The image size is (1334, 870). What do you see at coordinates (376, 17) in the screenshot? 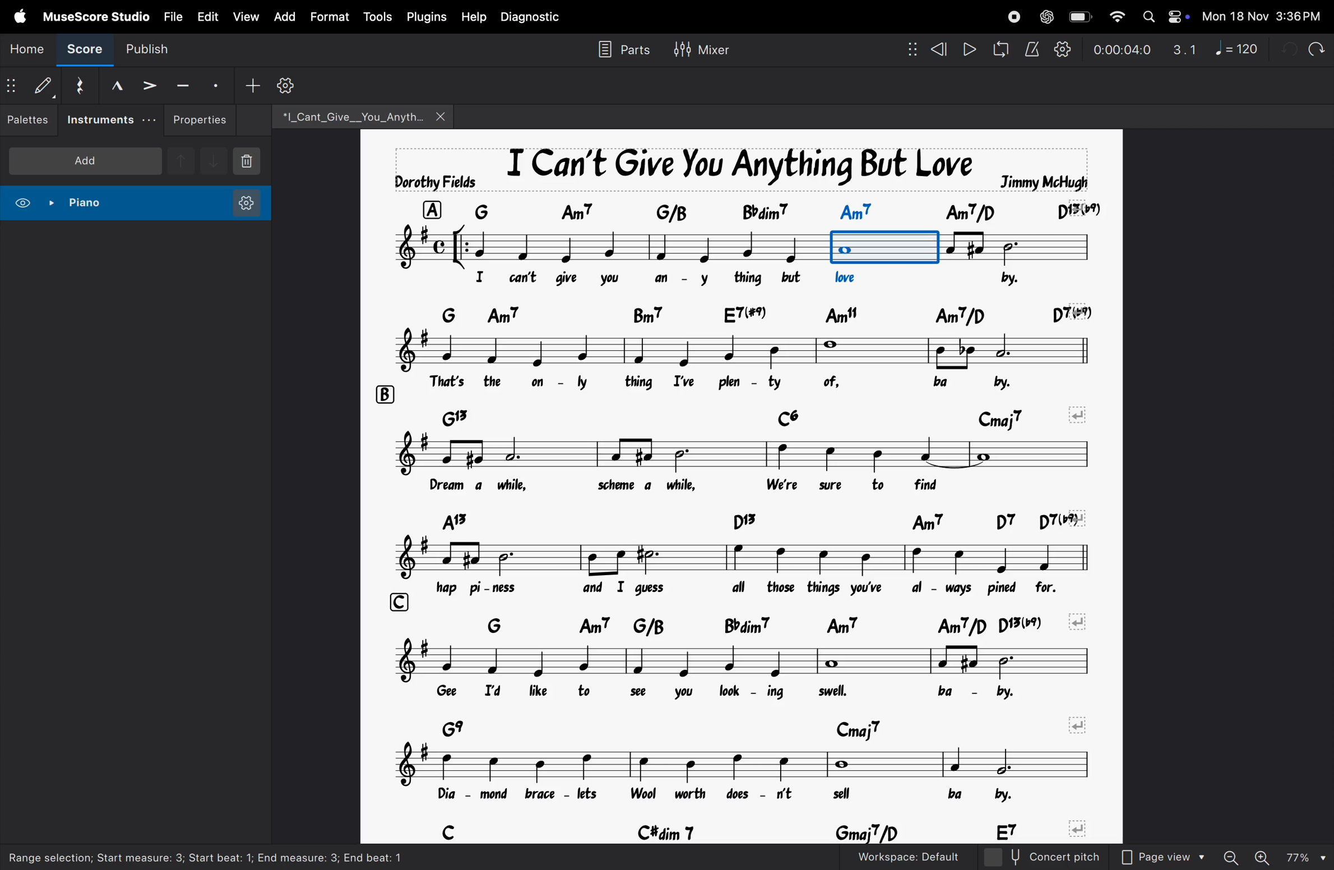
I see `tools` at bounding box center [376, 17].